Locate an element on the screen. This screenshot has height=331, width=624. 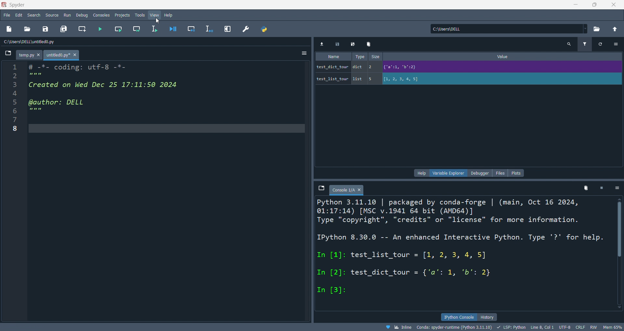
consolesn is located at coordinates (100, 15).